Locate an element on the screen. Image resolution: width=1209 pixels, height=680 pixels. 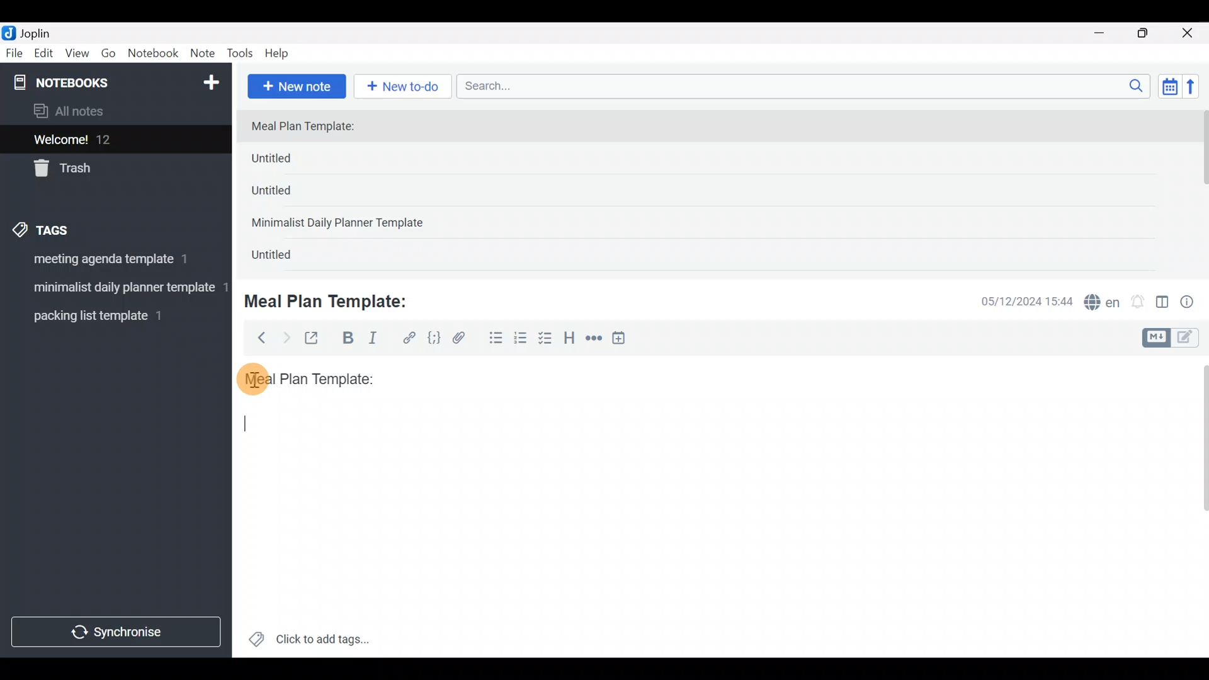
text cursor is located at coordinates (252, 429).